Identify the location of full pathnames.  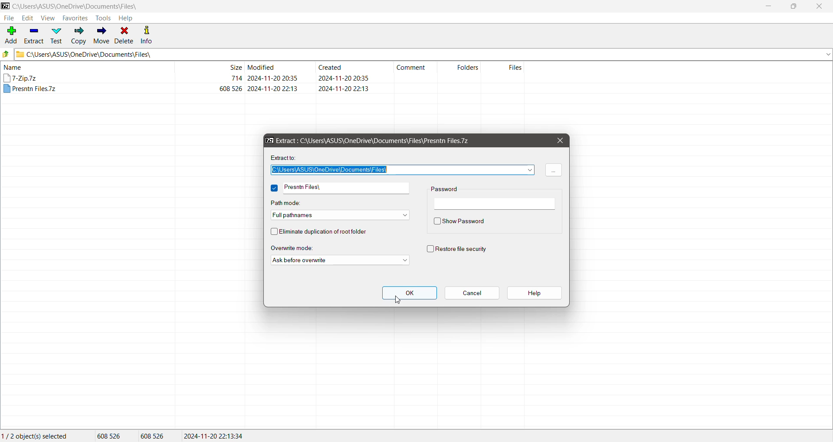
(340, 215).